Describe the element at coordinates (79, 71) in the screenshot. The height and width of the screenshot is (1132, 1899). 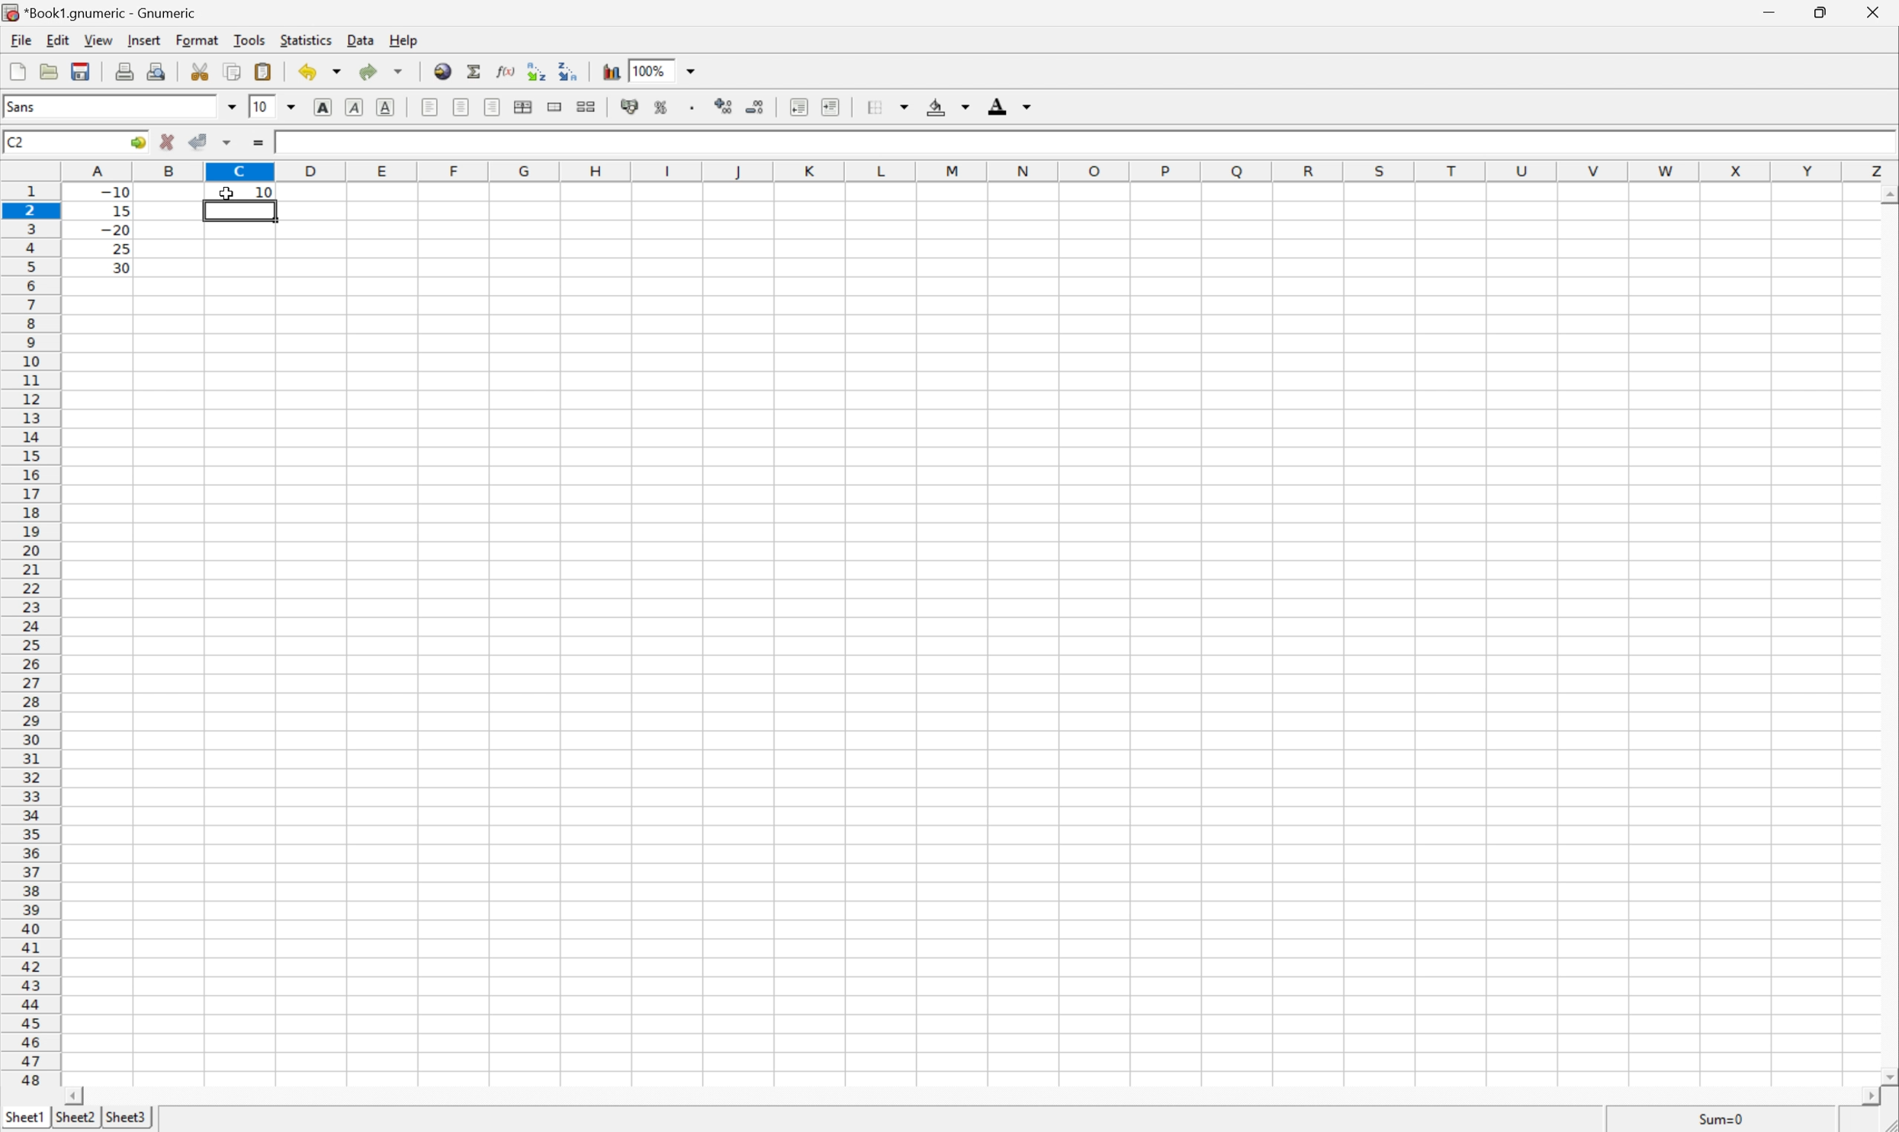
I see `Open mobile file` at that location.